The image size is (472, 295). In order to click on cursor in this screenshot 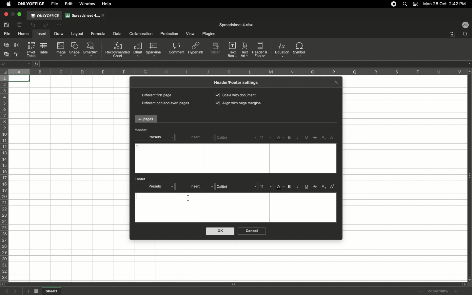, I will do `click(189, 199)`.